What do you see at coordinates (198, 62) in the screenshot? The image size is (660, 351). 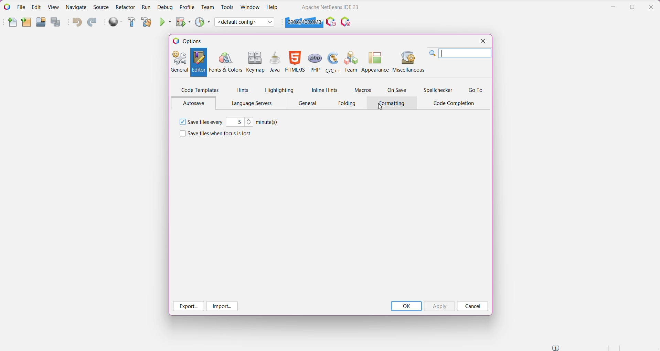 I see `Editor` at bounding box center [198, 62].